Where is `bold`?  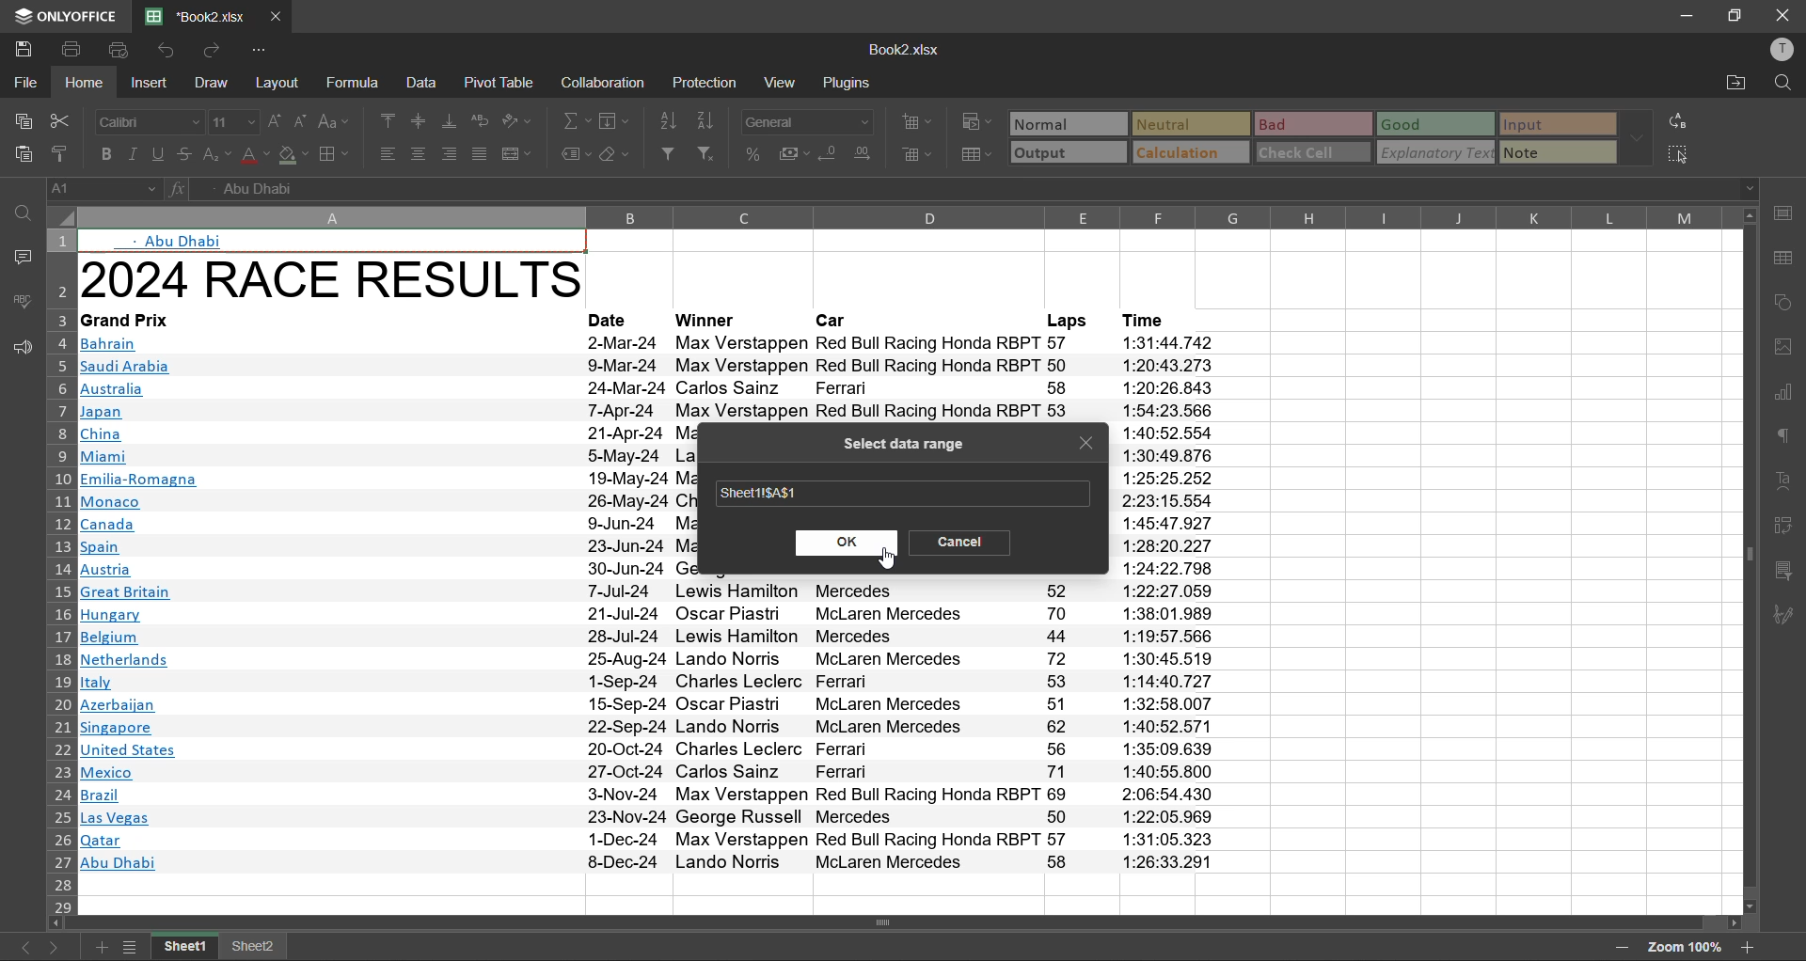 bold is located at coordinates (104, 154).